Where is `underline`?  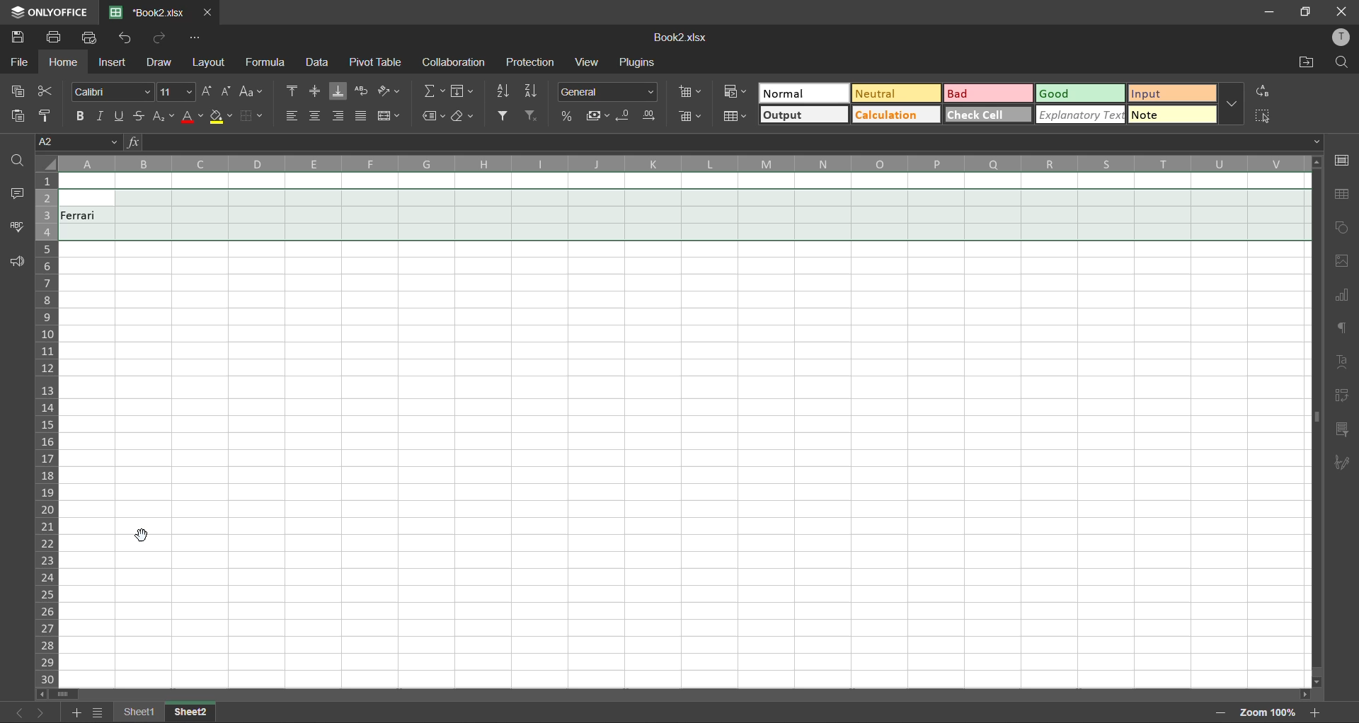
underline is located at coordinates (121, 114).